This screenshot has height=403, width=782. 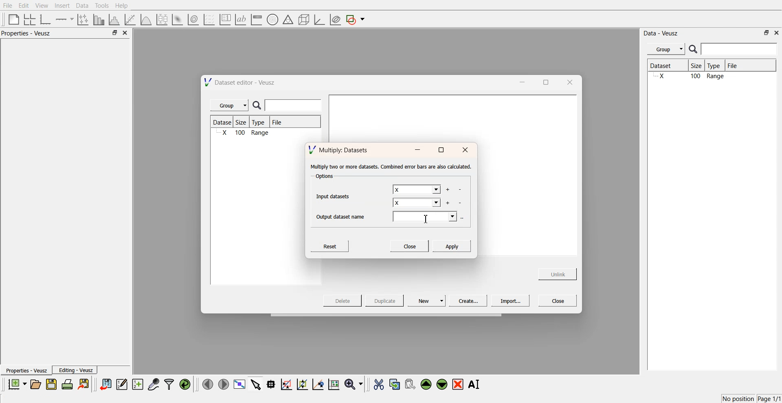 What do you see at coordinates (46, 19) in the screenshot?
I see `base graphs` at bounding box center [46, 19].